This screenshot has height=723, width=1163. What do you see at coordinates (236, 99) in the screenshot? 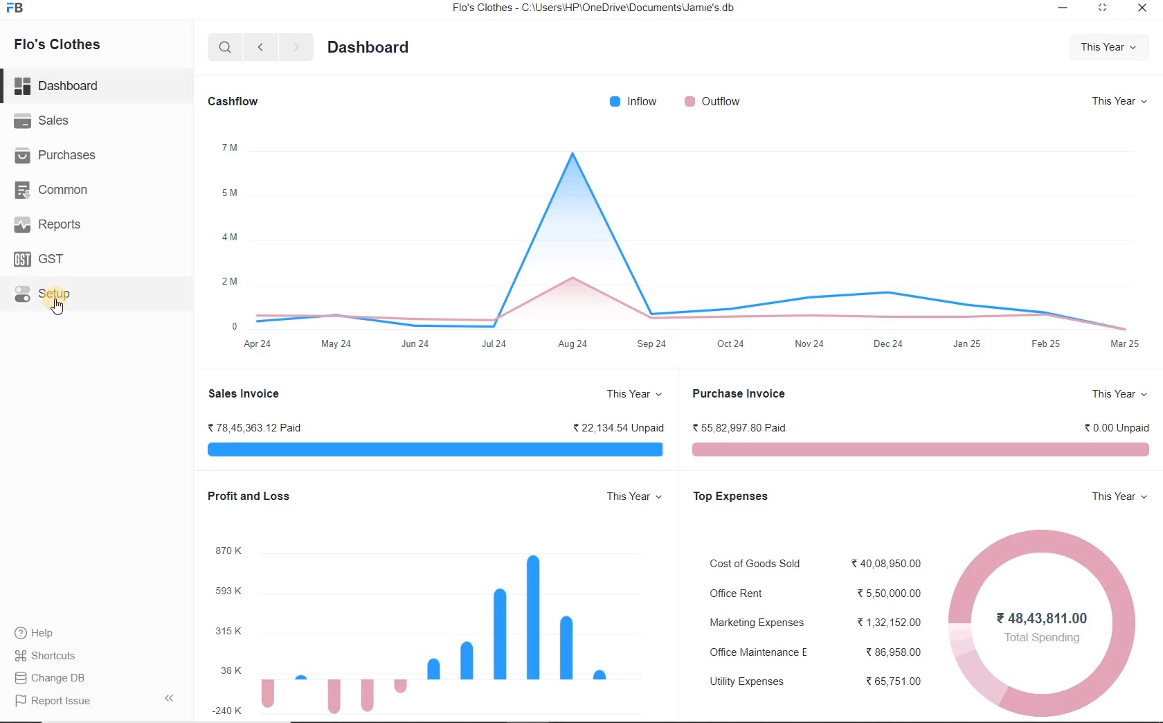
I see `Cashflow` at bounding box center [236, 99].